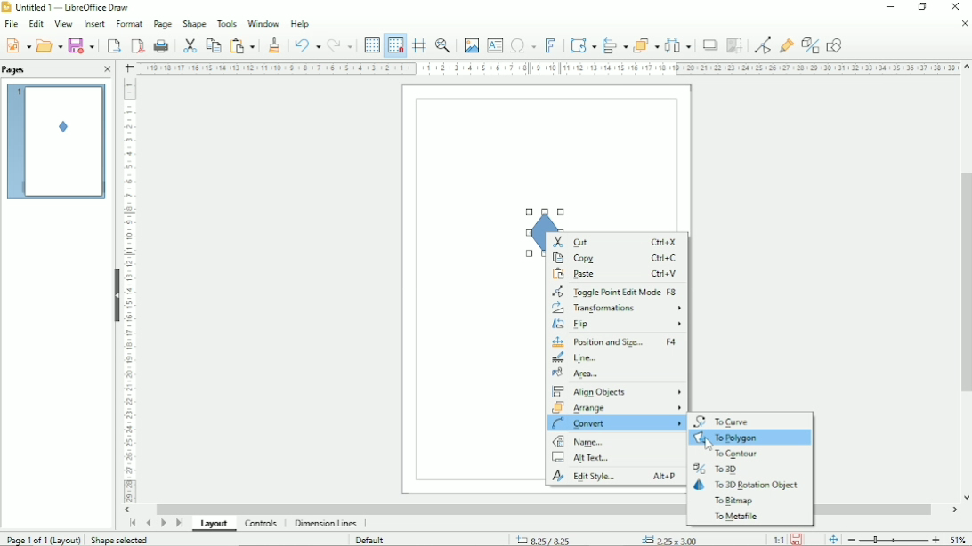 This screenshot has height=546, width=972. Describe the element at coordinates (148, 523) in the screenshot. I see `Scroll to previous page` at that location.